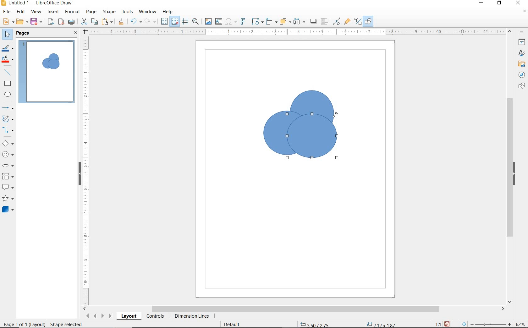 This screenshot has width=528, height=328. I want to click on DEFAULT, so click(234, 324).